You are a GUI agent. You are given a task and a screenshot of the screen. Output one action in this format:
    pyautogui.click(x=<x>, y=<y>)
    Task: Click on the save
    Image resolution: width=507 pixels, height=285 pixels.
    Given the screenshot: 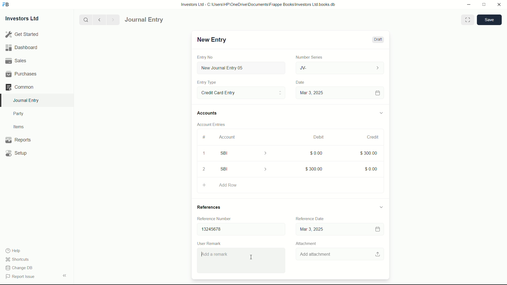 What is the action you would take?
    pyautogui.click(x=490, y=20)
    